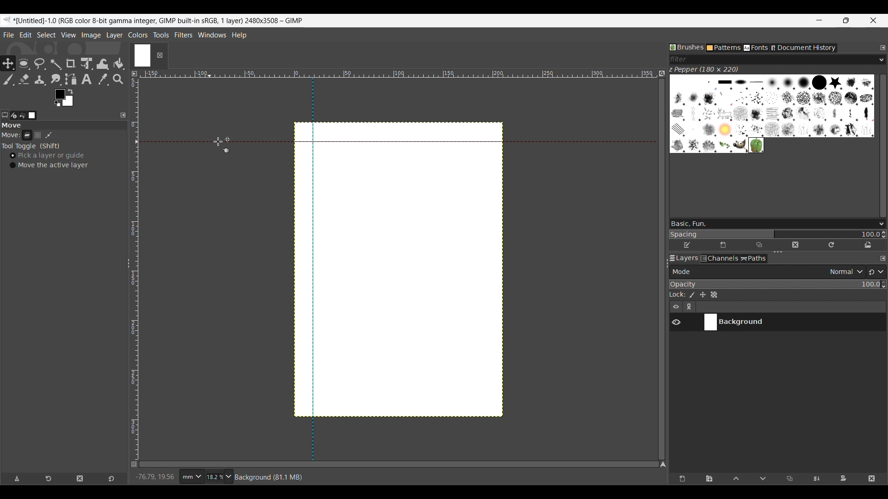 Image resolution: width=888 pixels, height=499 pixels. I want to click on Images, so click(32, 116).